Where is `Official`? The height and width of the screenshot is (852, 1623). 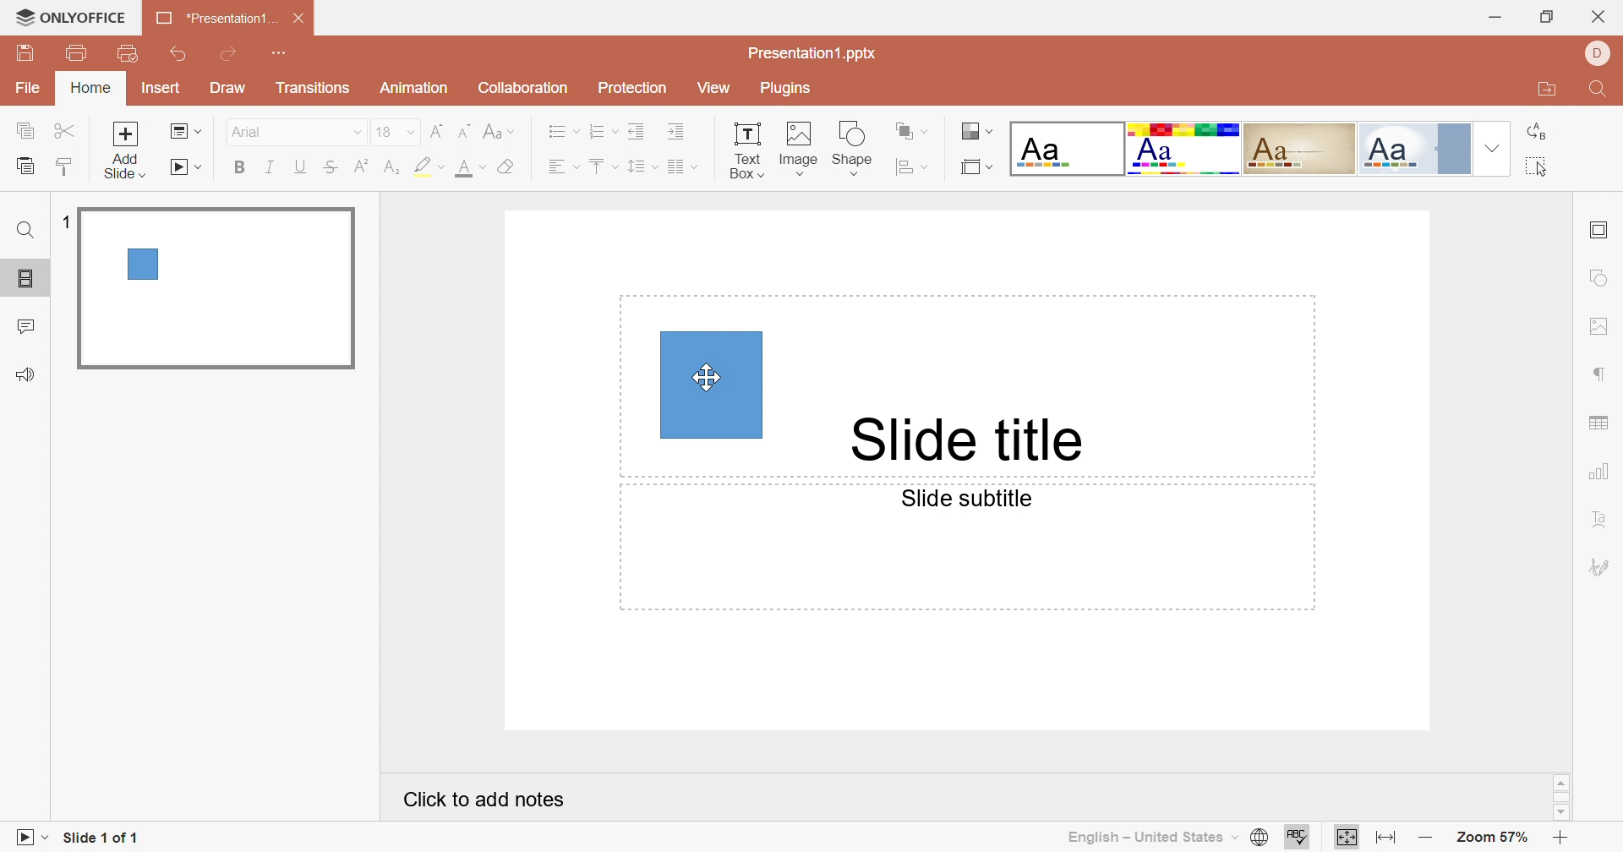 Official is located at coordinates (1421, 150).